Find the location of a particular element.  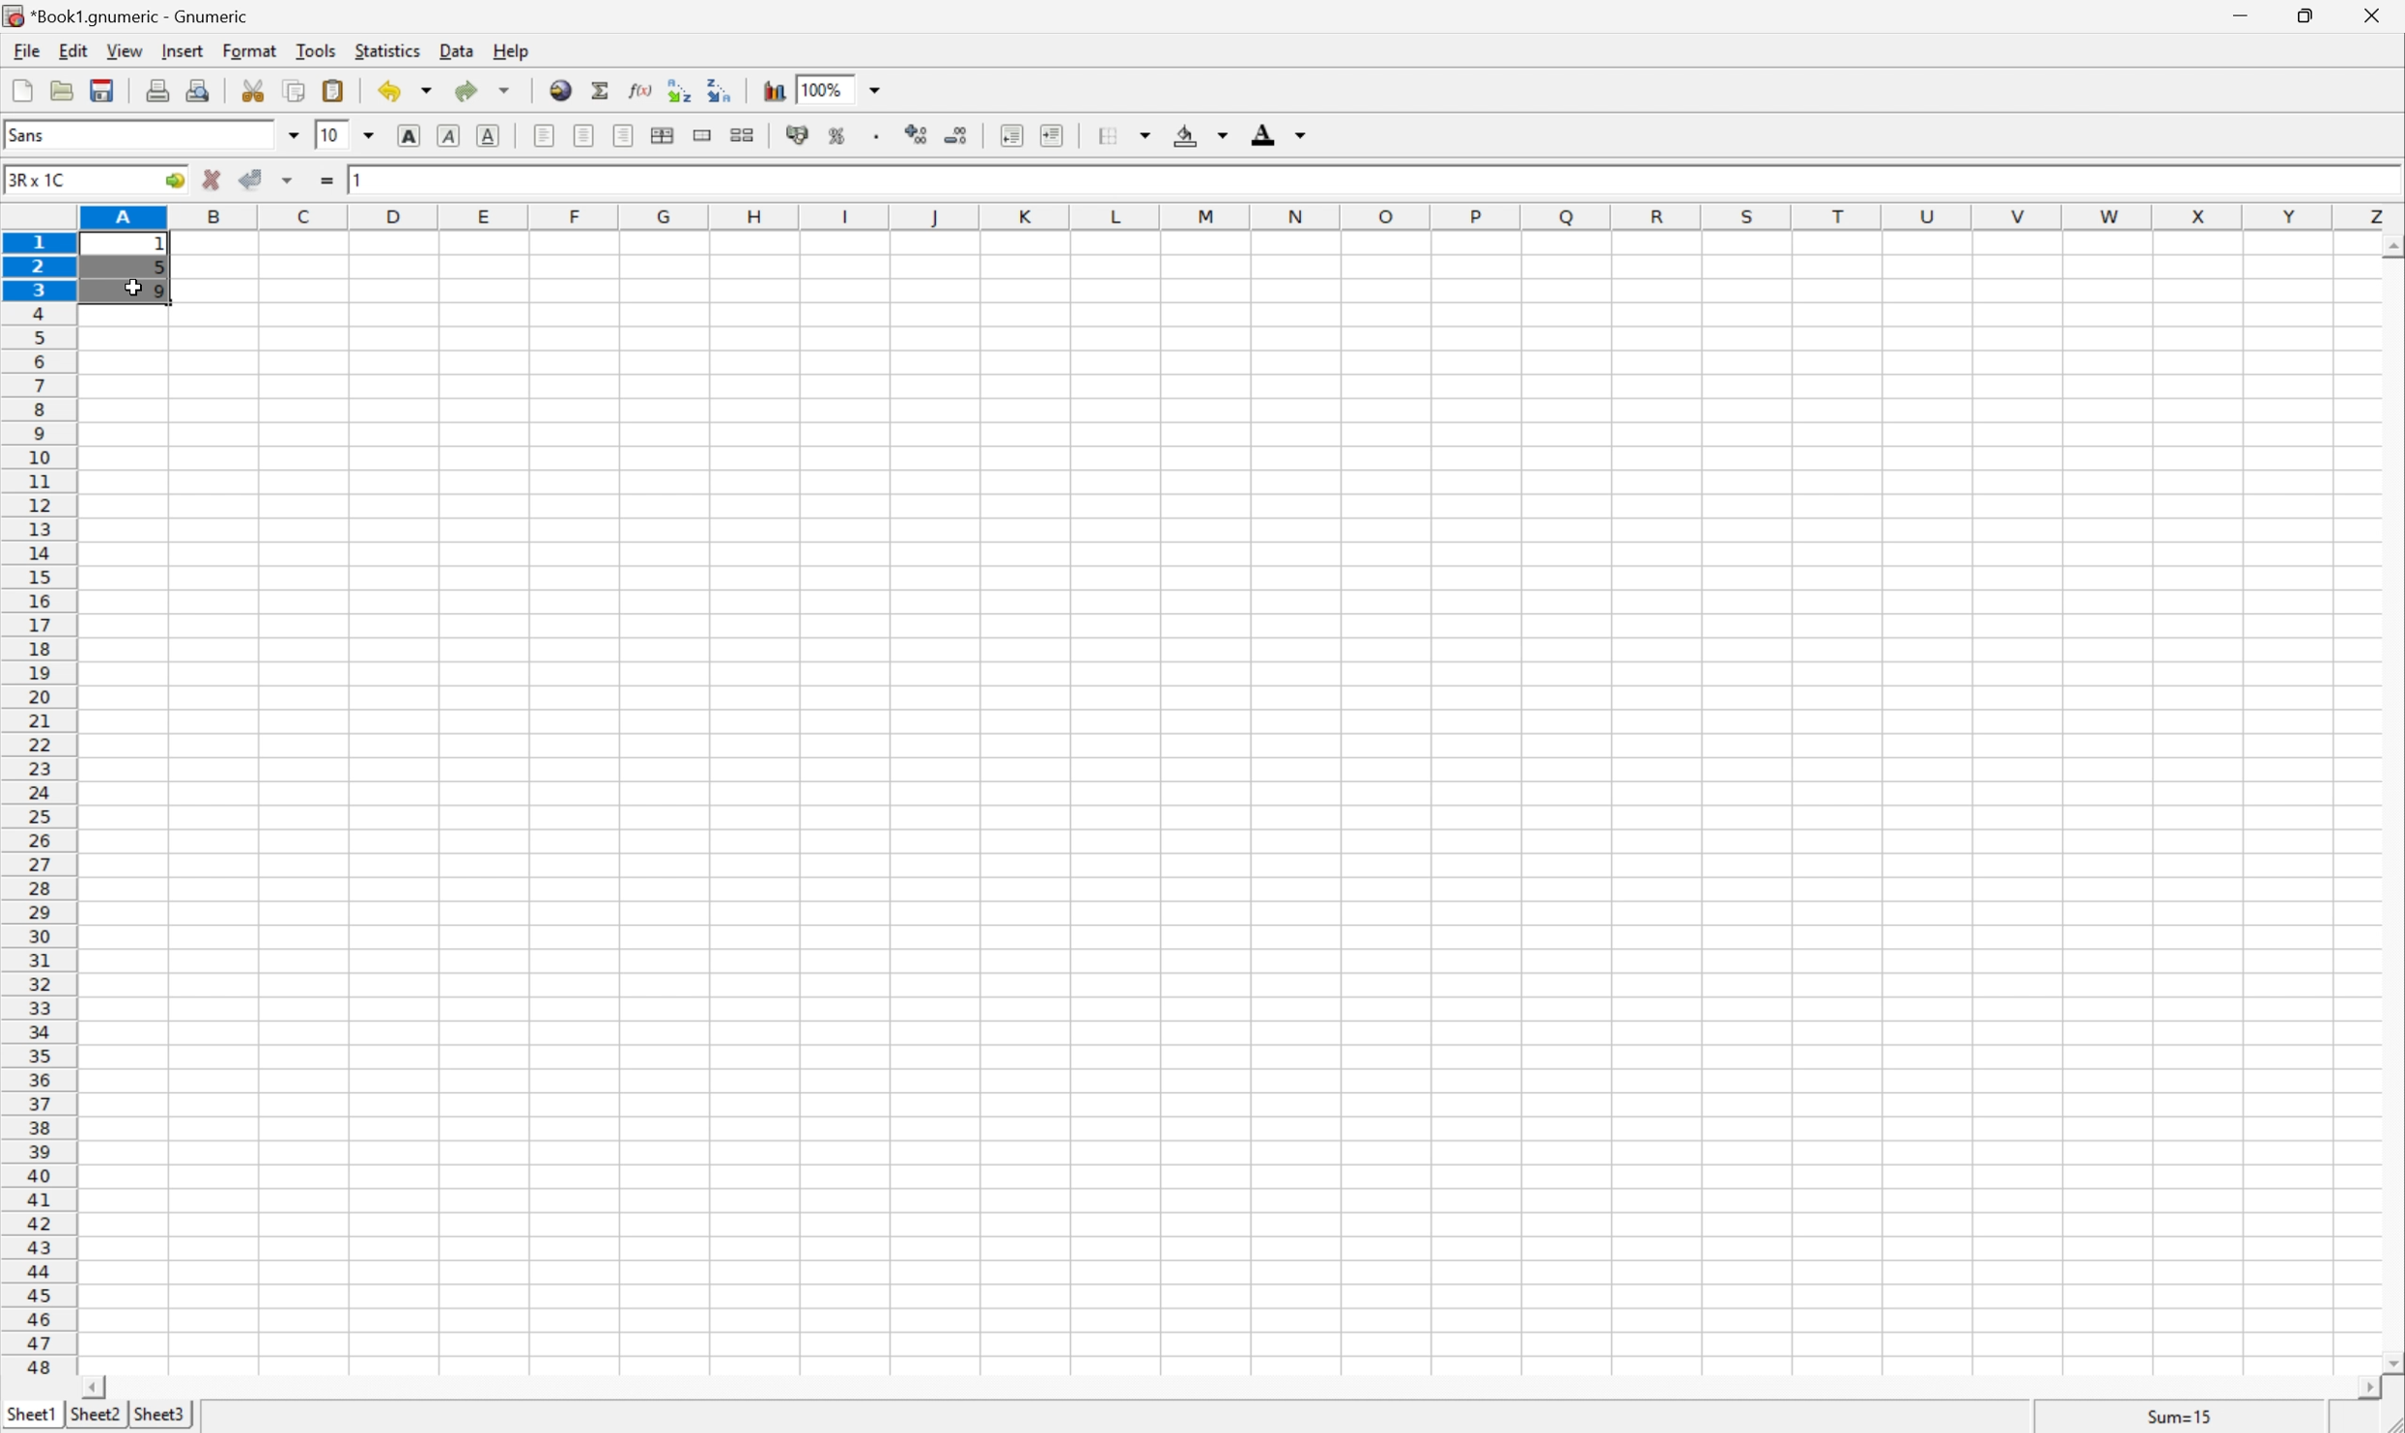

increase number of decimals is located at coordinates (918, 134).